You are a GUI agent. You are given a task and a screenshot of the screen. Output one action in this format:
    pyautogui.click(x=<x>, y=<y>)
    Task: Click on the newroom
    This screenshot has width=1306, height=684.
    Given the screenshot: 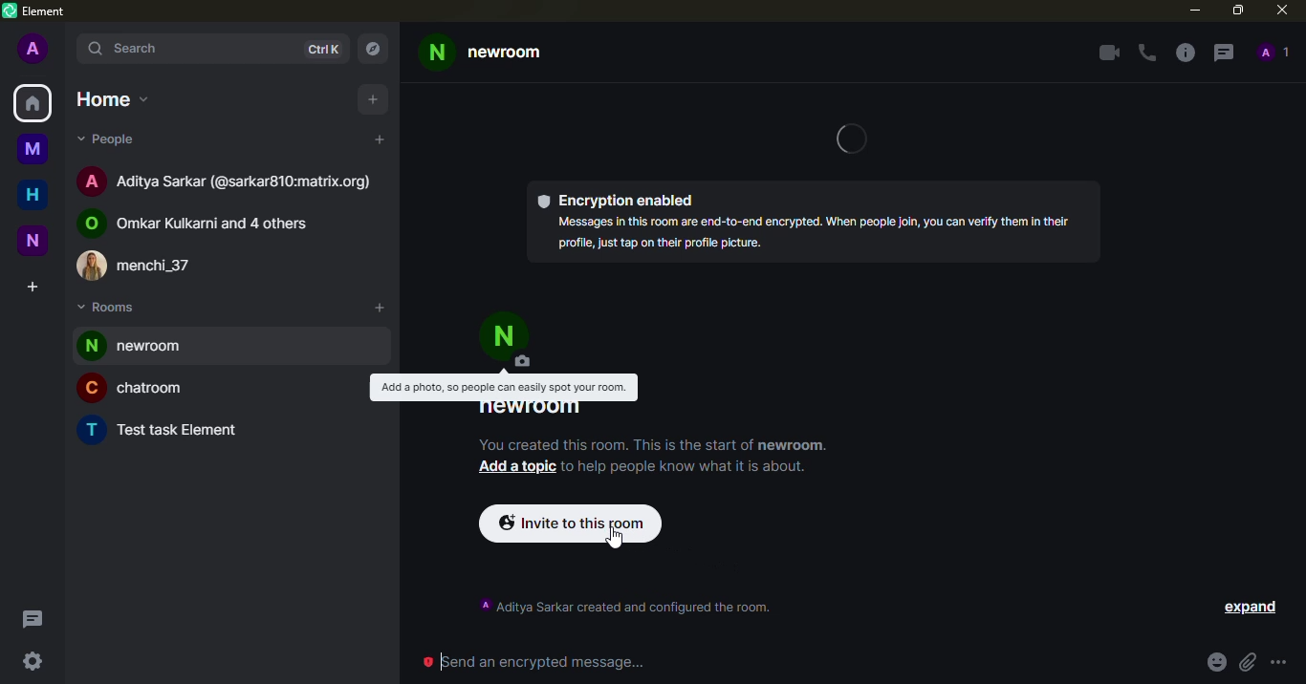 What is the action you would take?
    pyautogui.click(x=482, y=51)
    